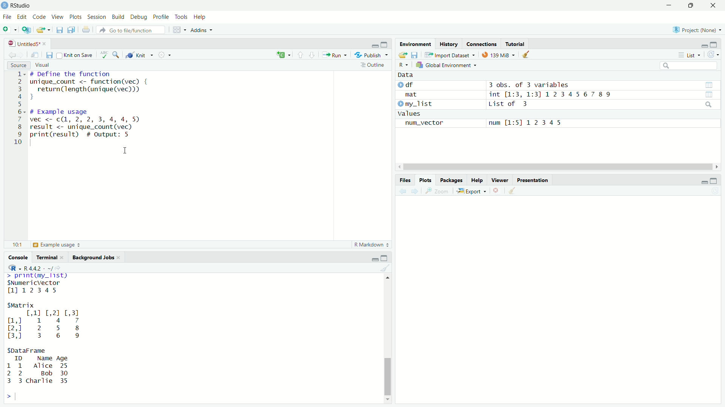 The width and height of the screenshot is (725, 407). I want to click on List, so click(690, 55).